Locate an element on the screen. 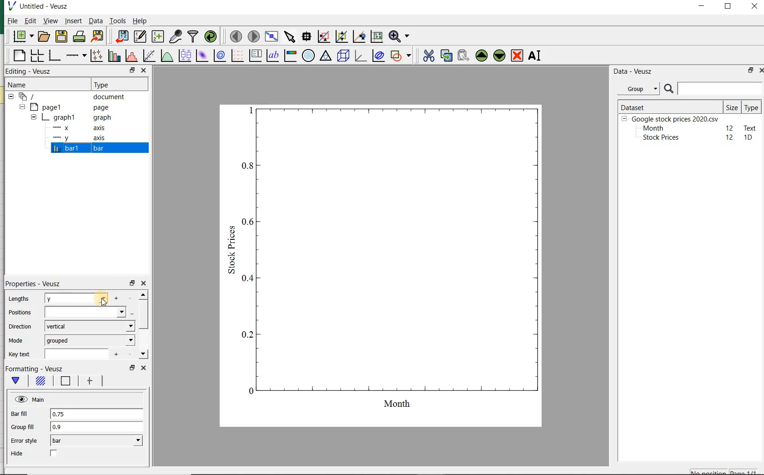 This screenshot has width=764, height=475. plot key is located at coordinates (255, 56).